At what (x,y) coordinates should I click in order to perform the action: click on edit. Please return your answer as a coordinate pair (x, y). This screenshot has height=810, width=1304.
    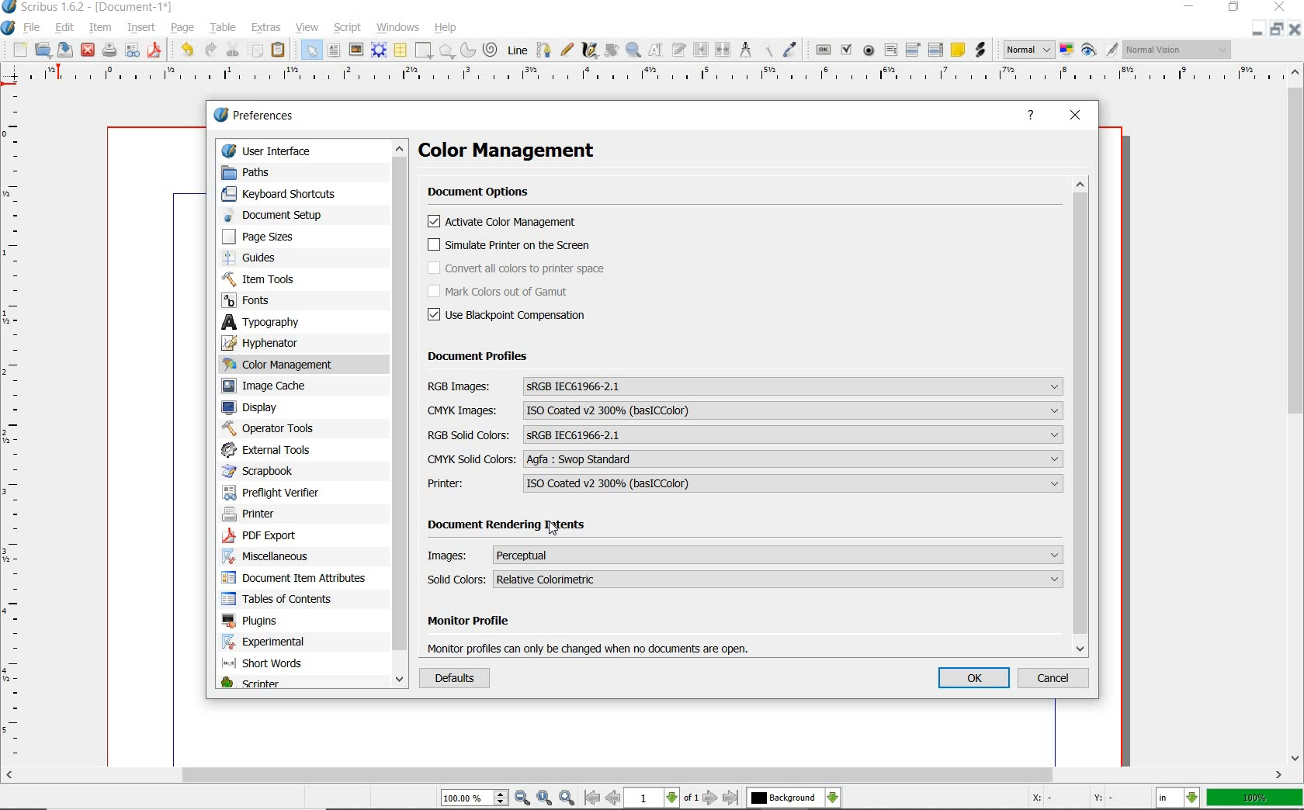
    Looking at the image, I should click on (66, 27).